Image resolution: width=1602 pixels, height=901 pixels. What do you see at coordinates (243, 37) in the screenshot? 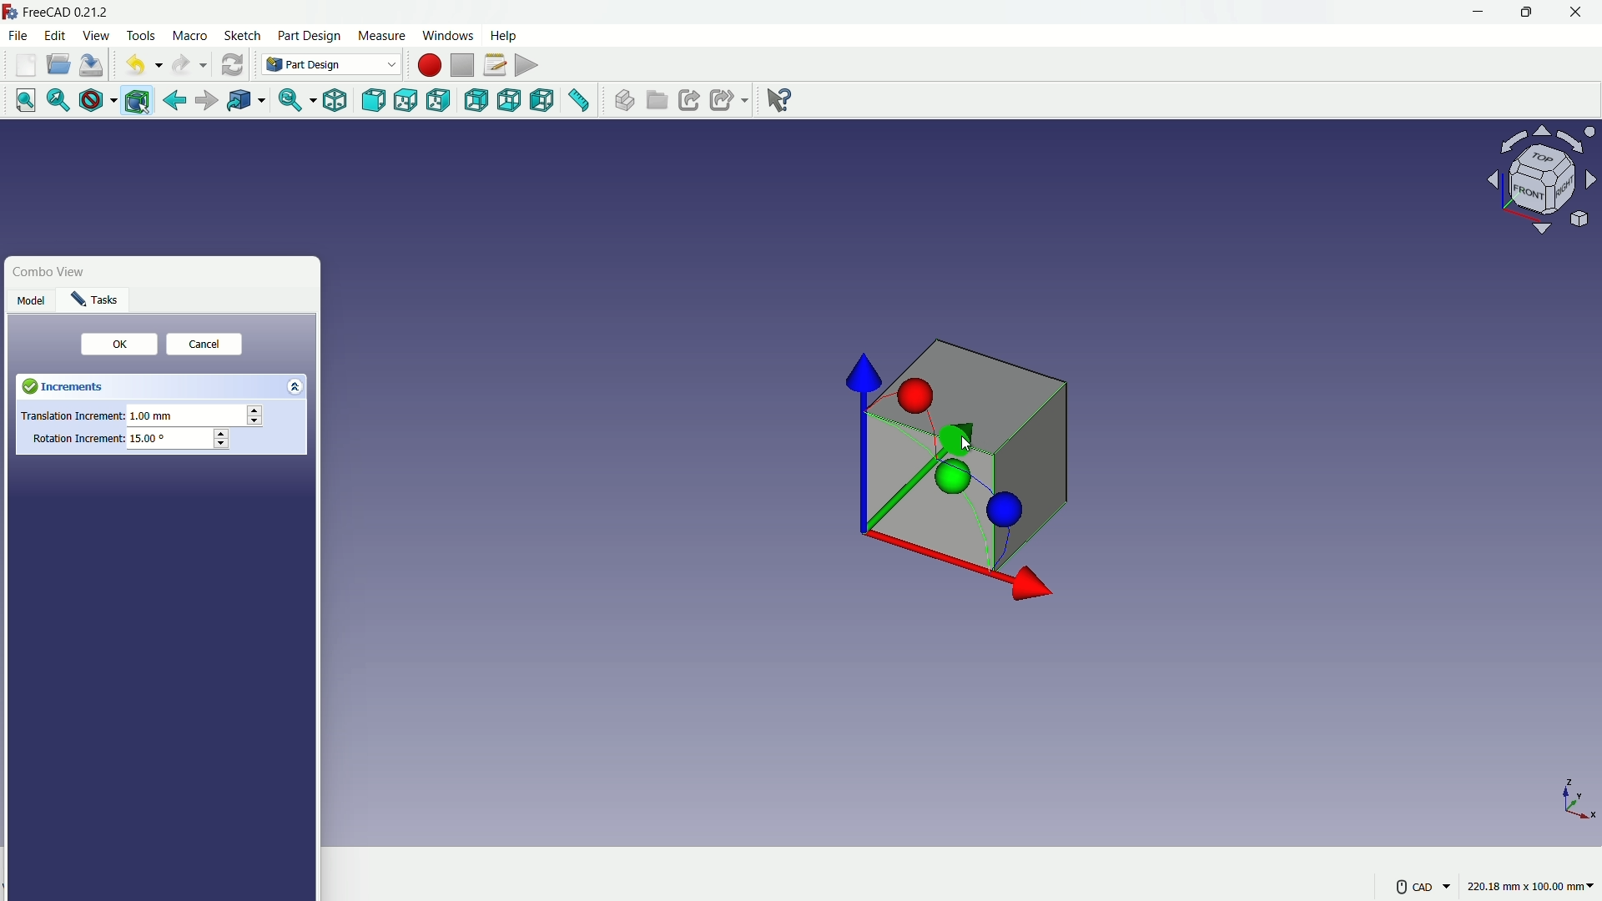
I see `sketch` at bounding box center [243, 37].